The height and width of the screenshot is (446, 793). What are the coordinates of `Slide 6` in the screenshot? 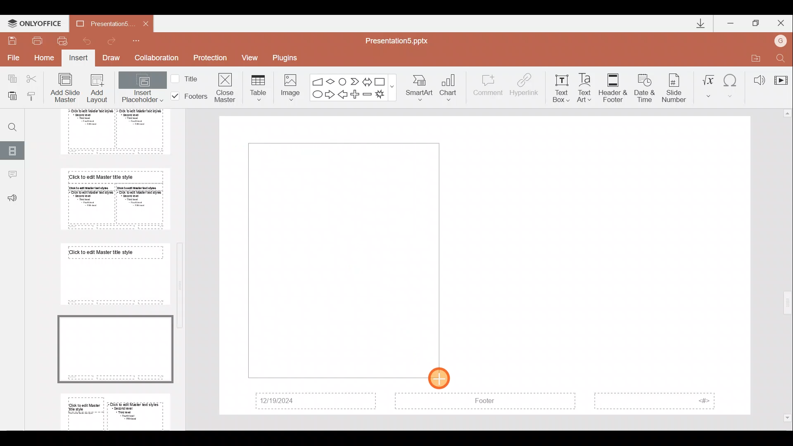 It's located at (112, 199).